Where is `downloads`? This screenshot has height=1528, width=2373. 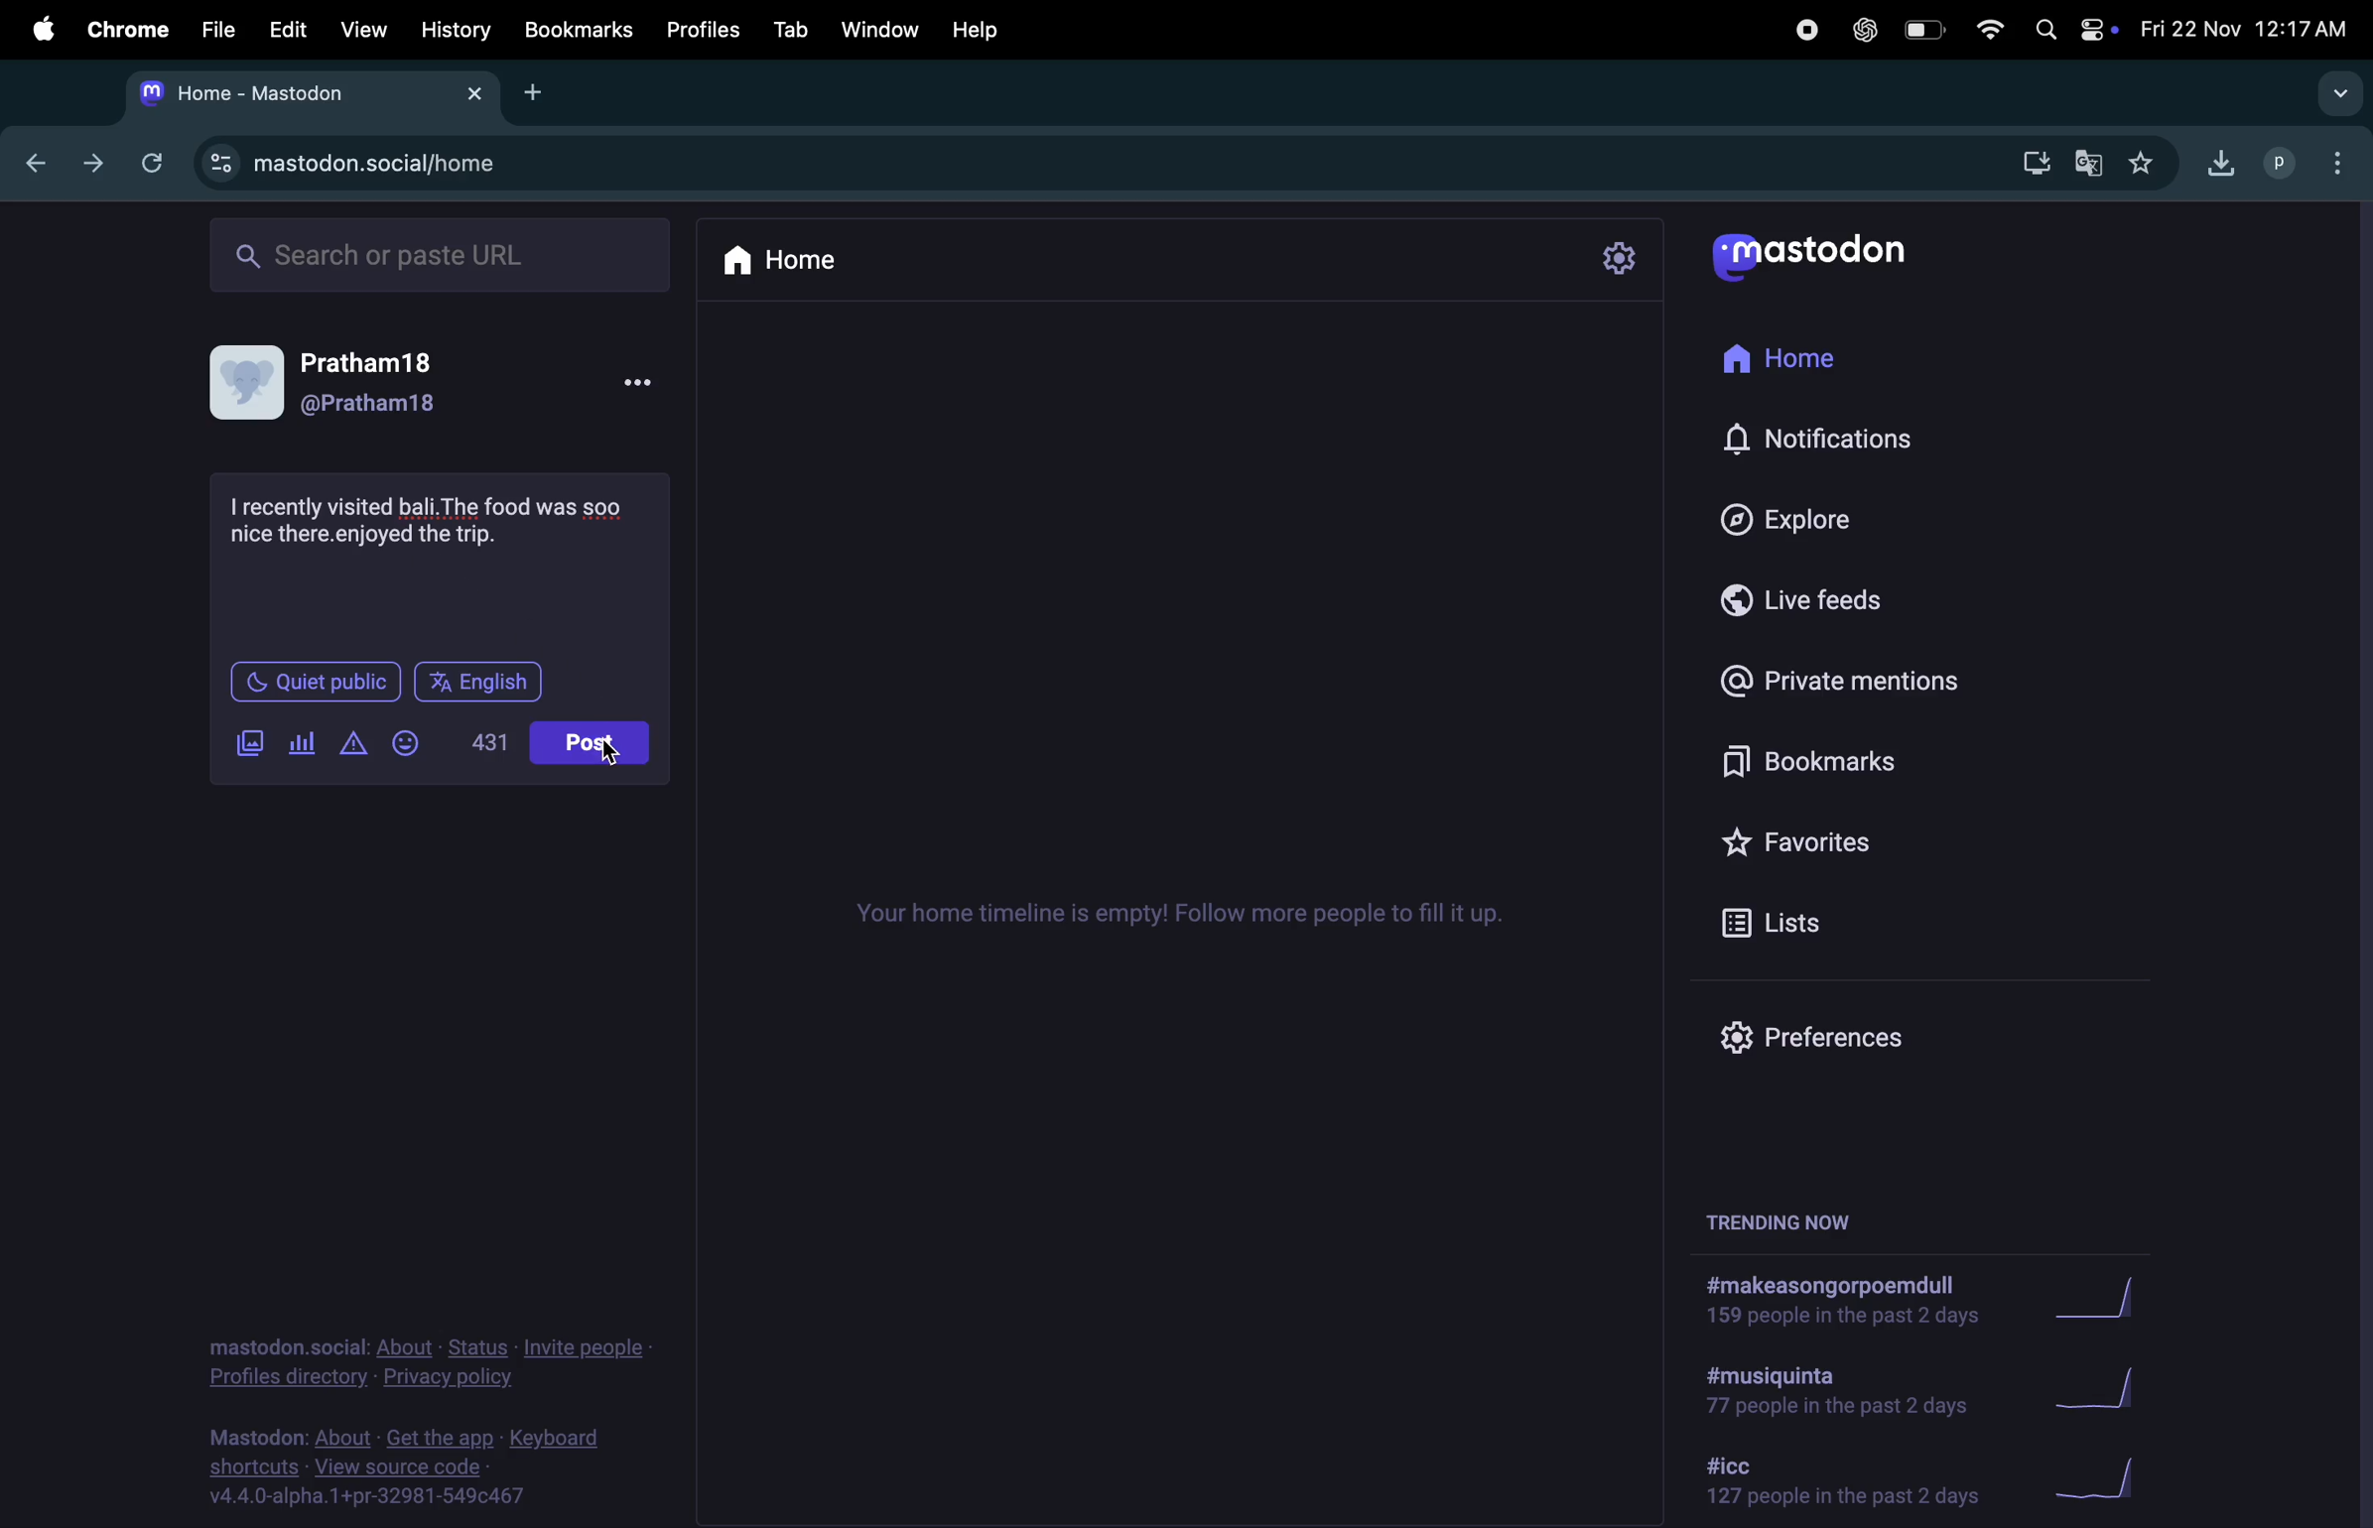
downloads is located at coordinates (2213, 168).